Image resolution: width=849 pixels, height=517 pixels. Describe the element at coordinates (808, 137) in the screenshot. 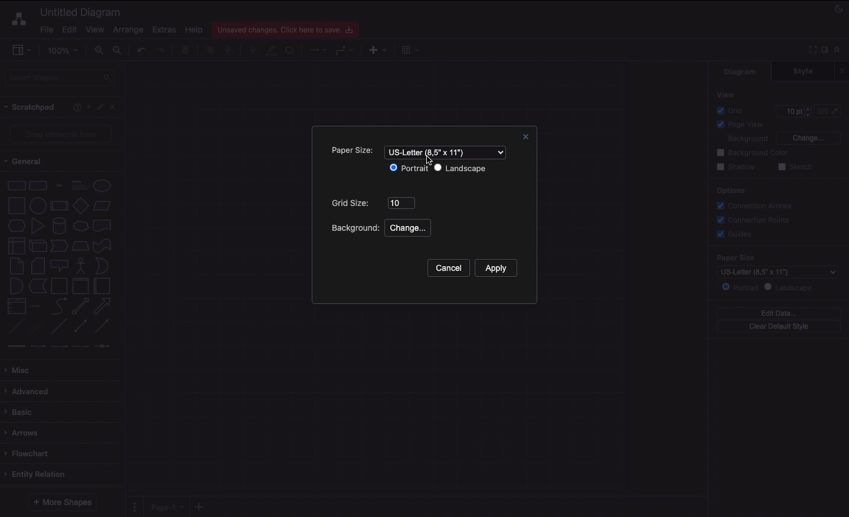

I see `Change` at that location.